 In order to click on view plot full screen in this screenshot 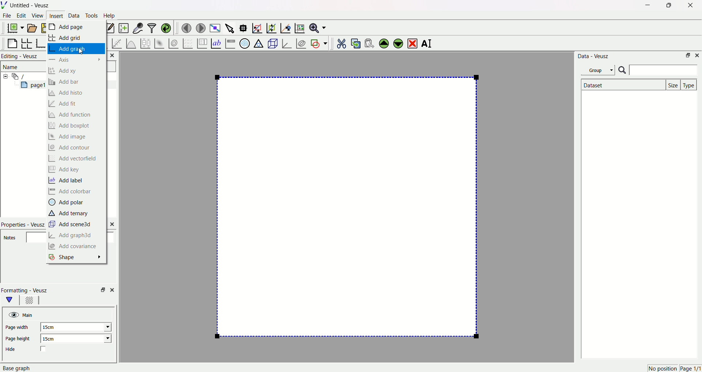, I will do `click(215, 27)`.